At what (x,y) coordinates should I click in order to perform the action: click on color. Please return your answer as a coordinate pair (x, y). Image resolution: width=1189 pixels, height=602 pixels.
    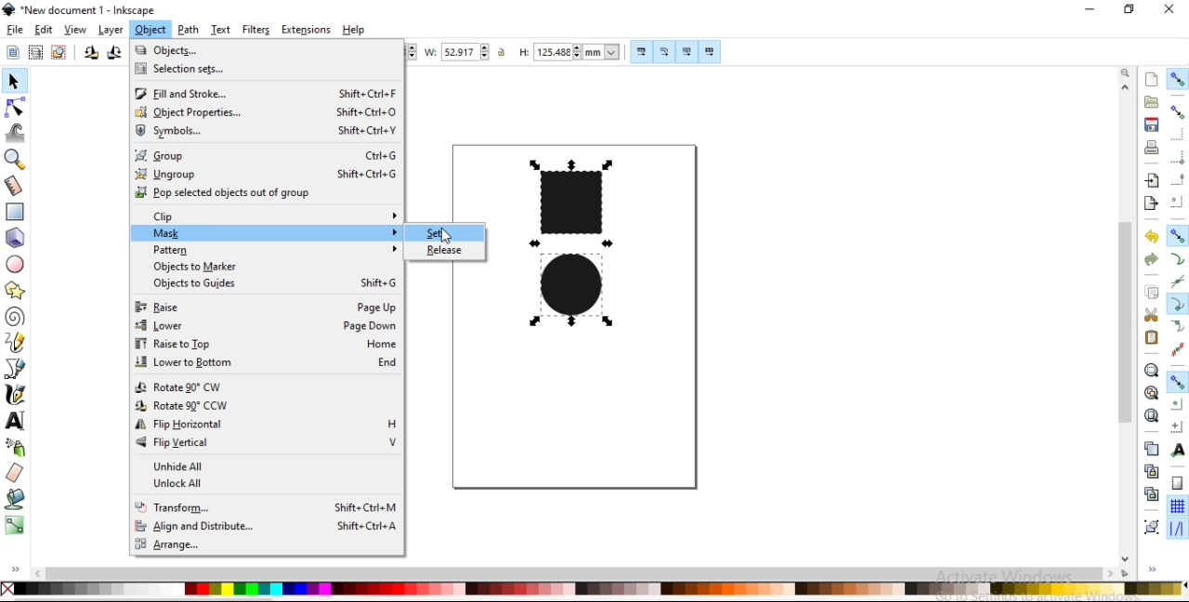
    Looking at the image, I should click on (594, 589).